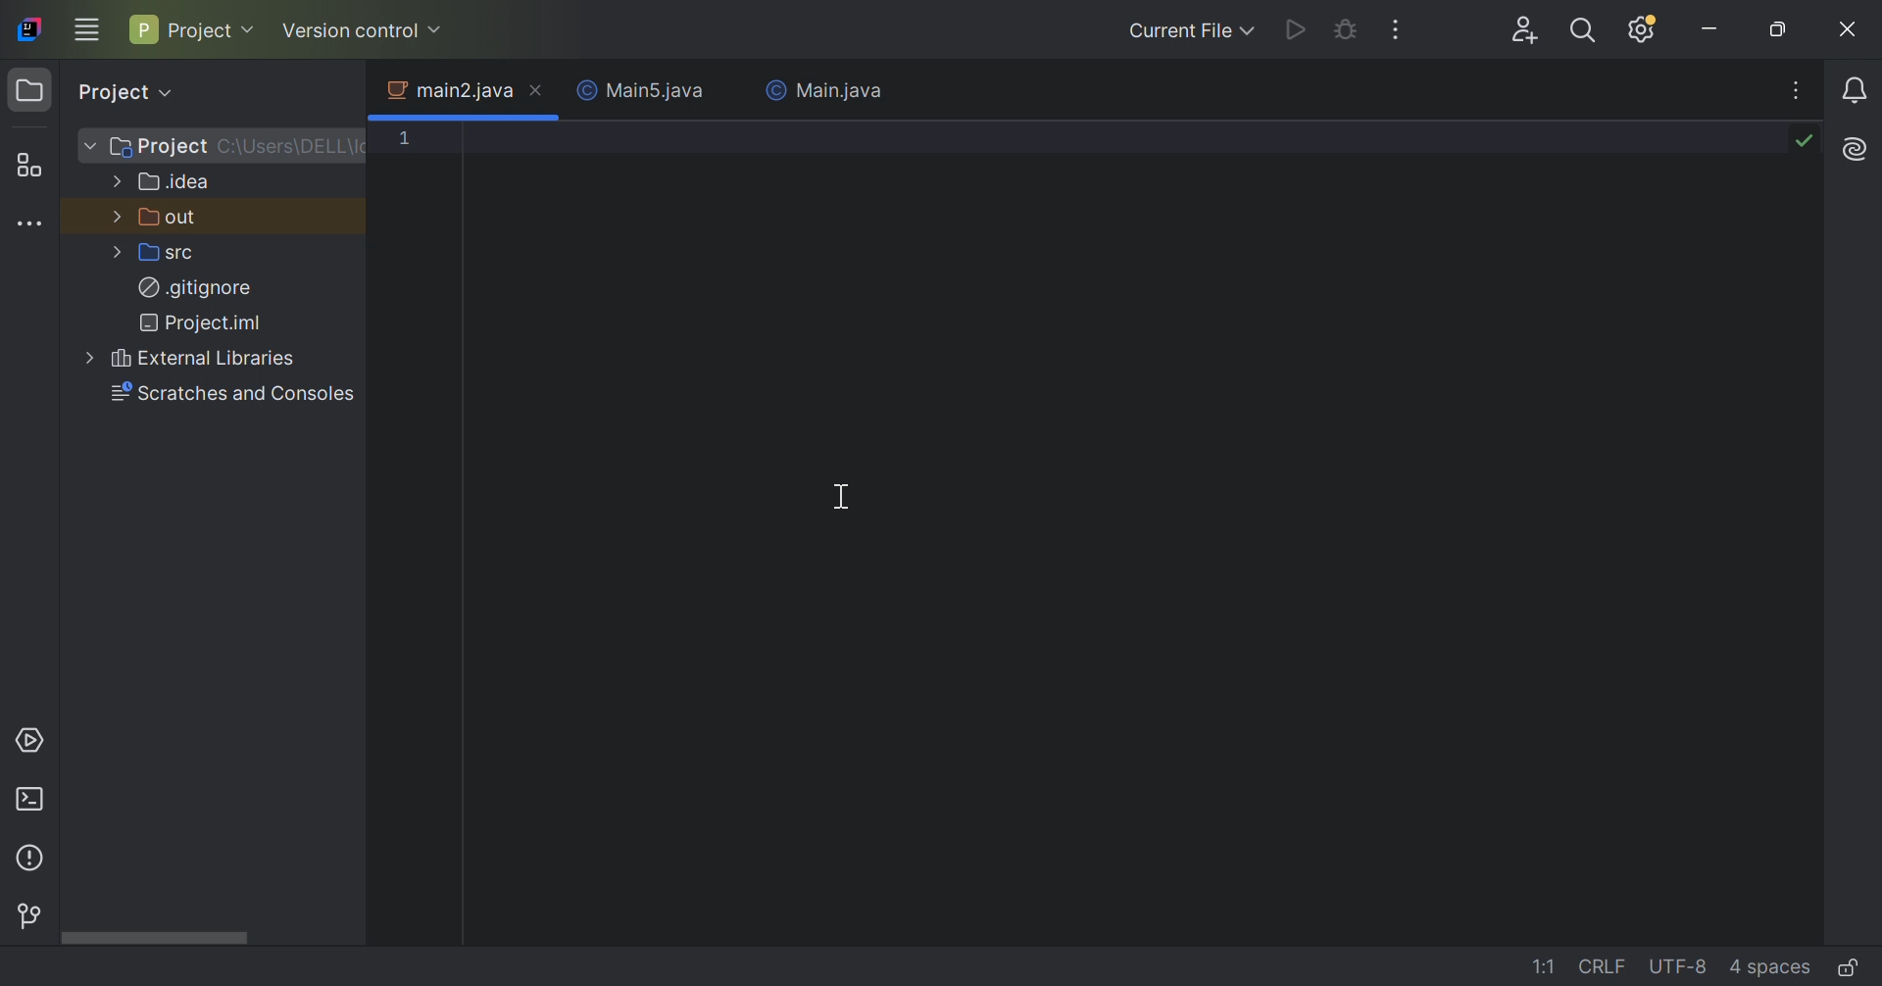 This screenshot has width=1882, height=986. Describe the element at coordinates (30, 224) in the screenshot. I see `More tool windows` at that location.